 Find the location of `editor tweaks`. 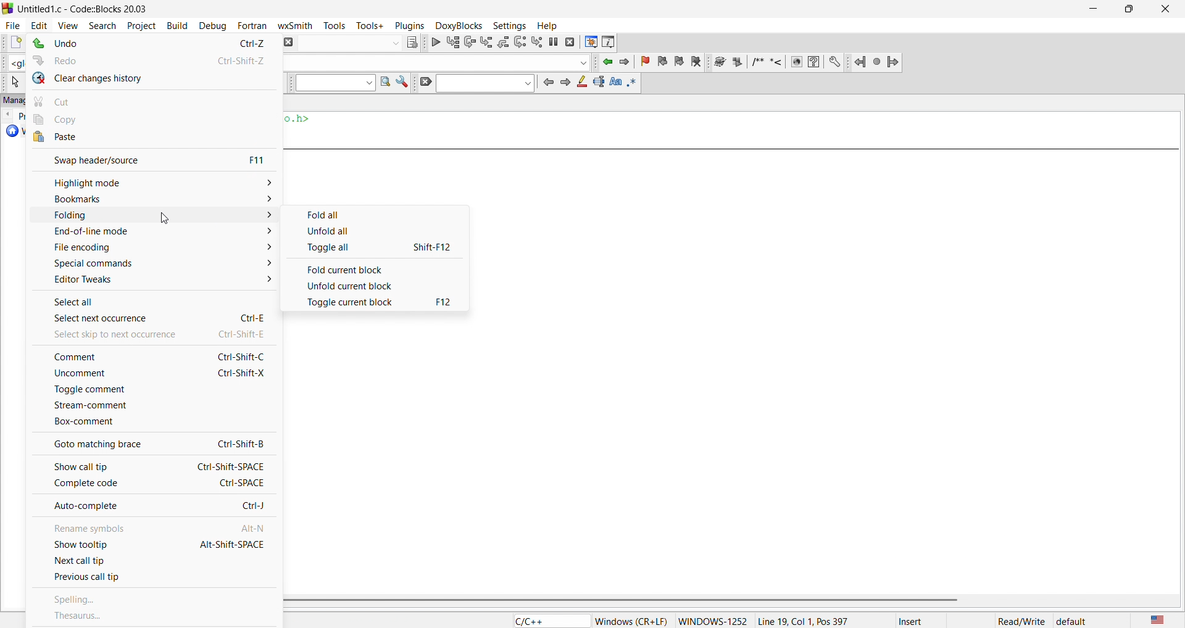

editor tweaks is located at coordinates (155, 280).